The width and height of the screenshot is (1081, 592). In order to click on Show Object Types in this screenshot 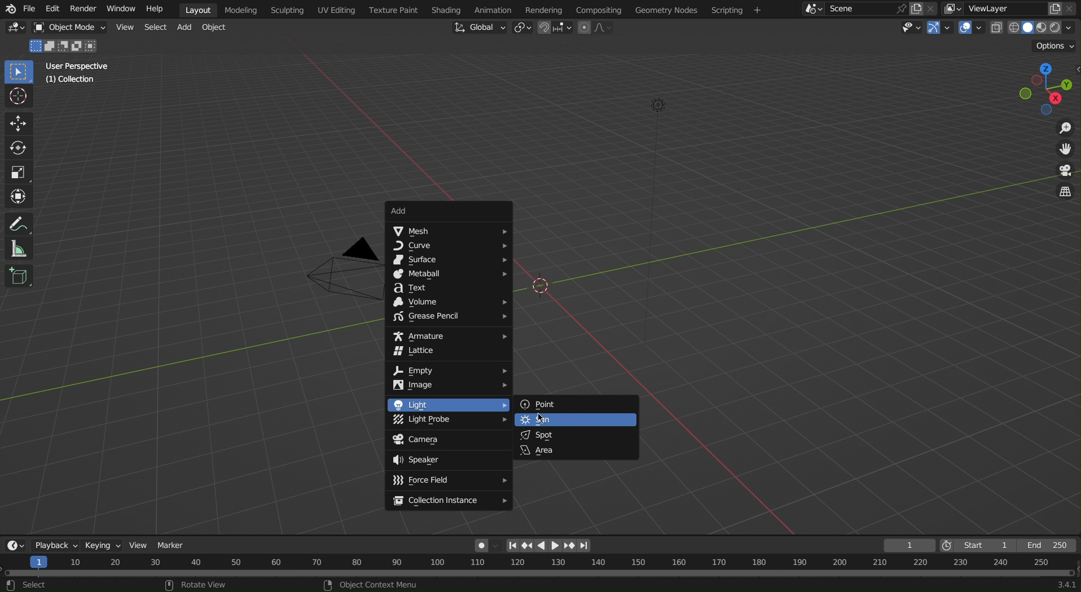, I will do `click(908, 29)`.